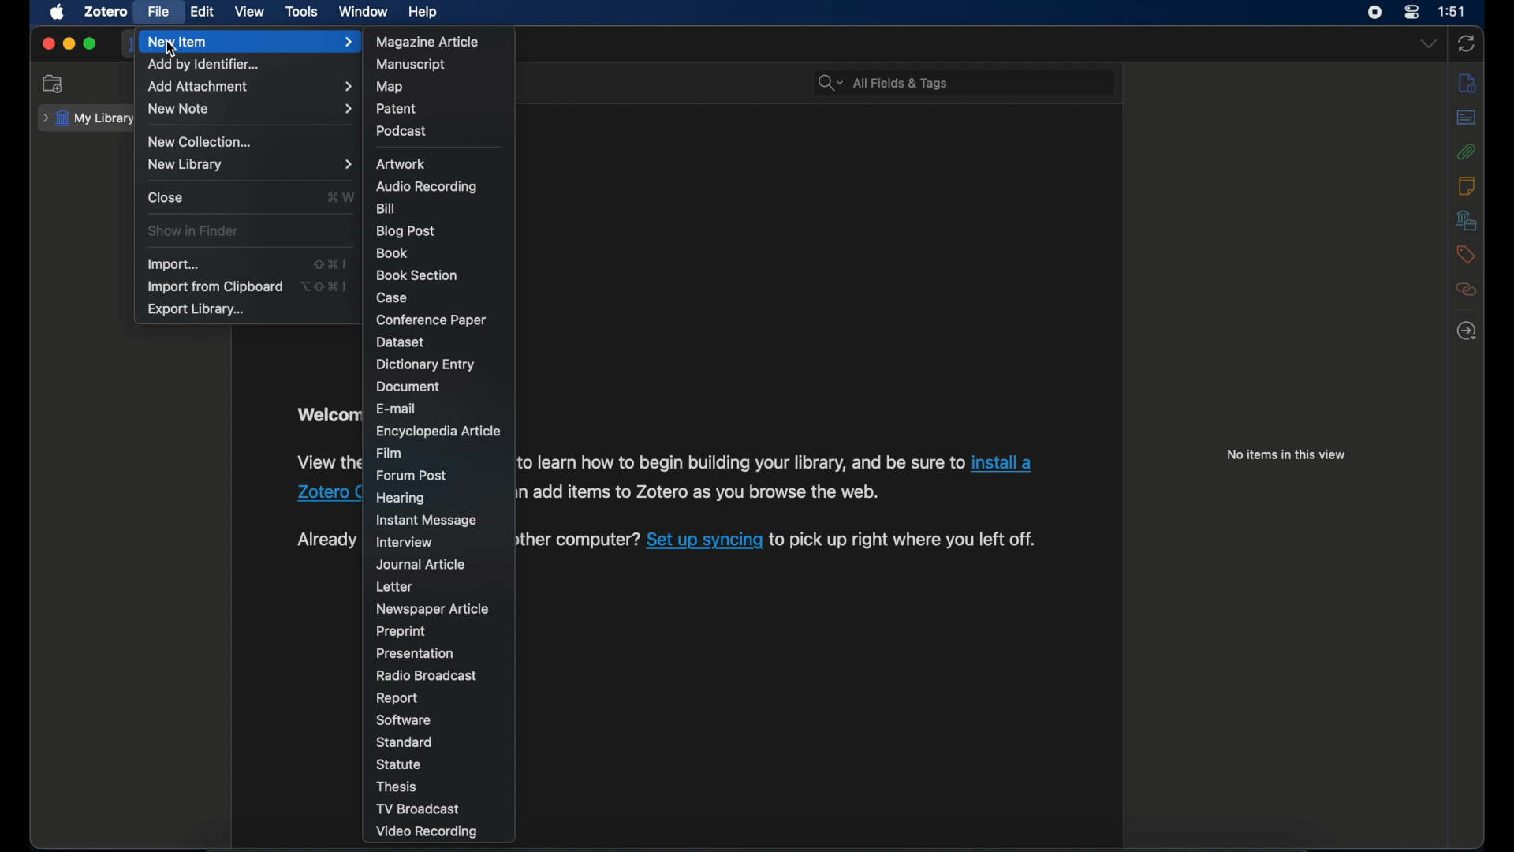 The height and width of the screenshot is (852, 1514). What do you see at coordinates (1467, 84) in the screenshot?
I see `info` at bounding box center [1467, 84].